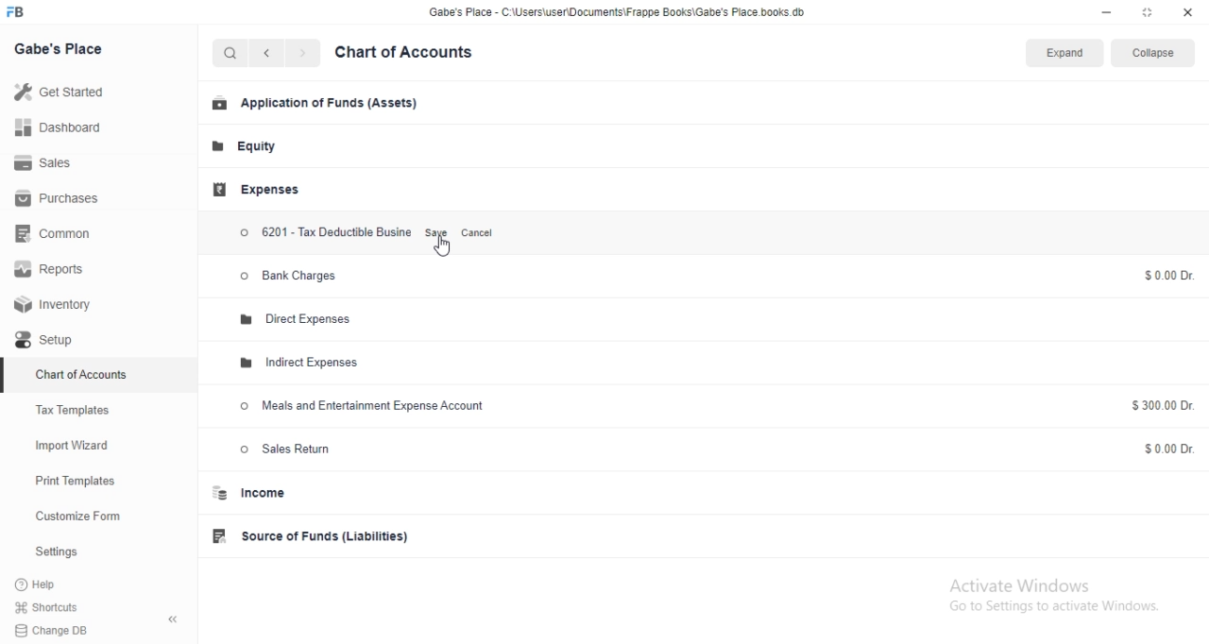  Describe the element at coordinates (101, 609) in the screenshot. I see `Shortcuts` at that location.